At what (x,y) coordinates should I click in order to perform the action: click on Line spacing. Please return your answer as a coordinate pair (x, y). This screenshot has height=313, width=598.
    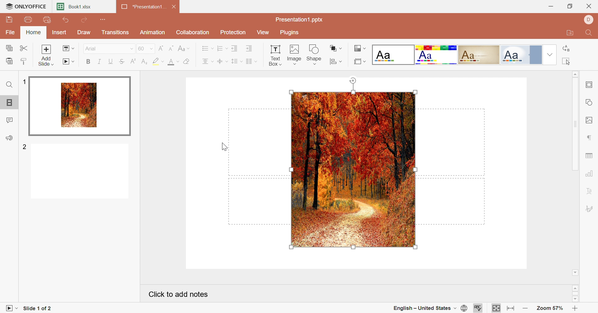
    Looking at the image, I should click on (237, 61).